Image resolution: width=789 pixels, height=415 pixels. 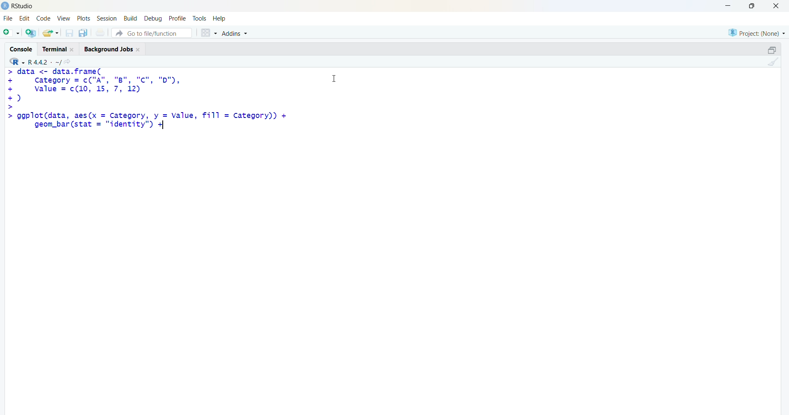 What do you see at coordinates (18, 62) in the screenshot?
I see `R language` at bounding box center [18, 62].